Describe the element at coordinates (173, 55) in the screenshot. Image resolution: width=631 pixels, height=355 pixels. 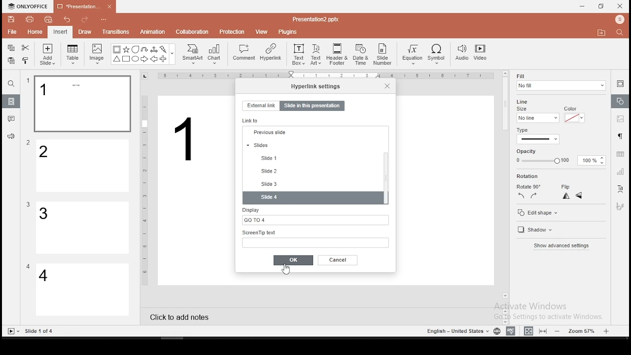
I see `` at that location.